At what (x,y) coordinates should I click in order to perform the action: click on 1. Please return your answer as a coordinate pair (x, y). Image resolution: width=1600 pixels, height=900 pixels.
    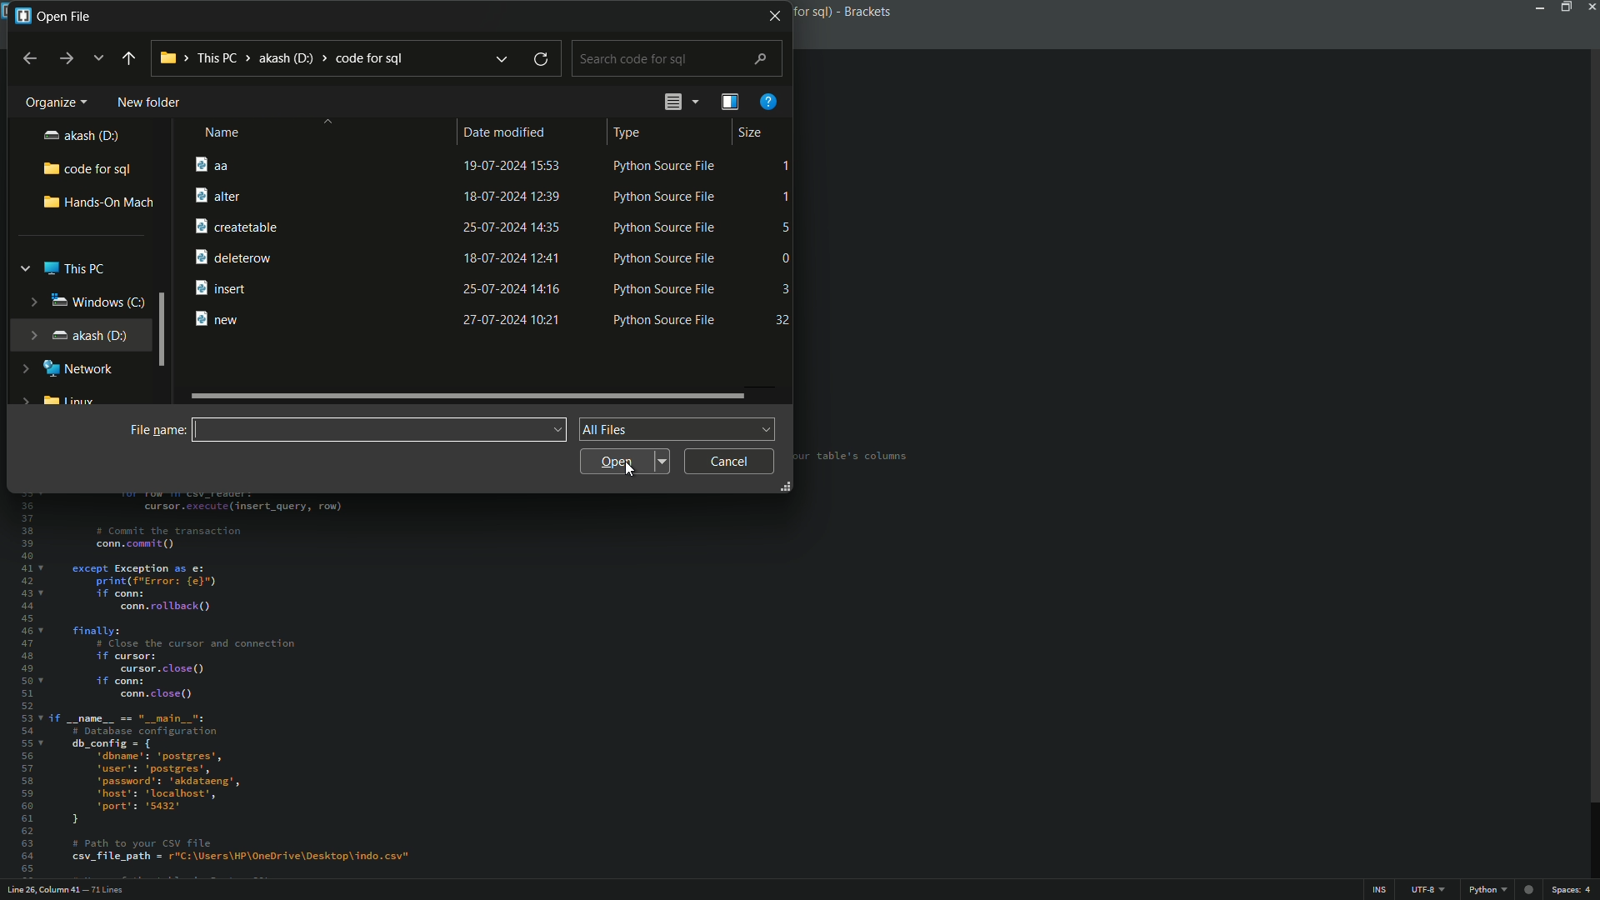
    Looking at the image, I should click on (787, 167).